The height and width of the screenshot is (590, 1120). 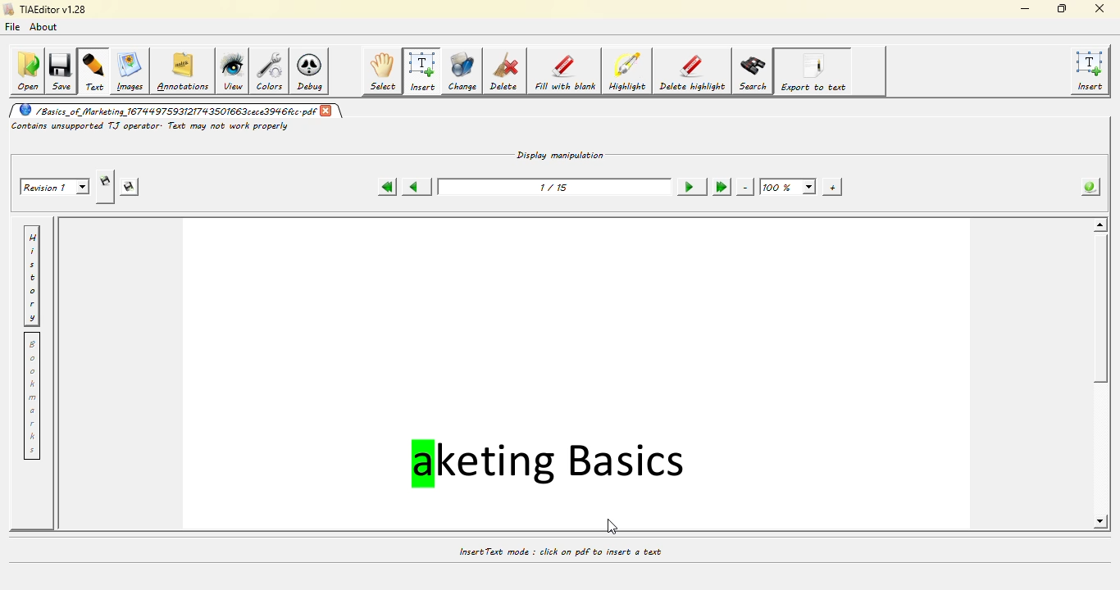 I want to click on previous page, so click(x=415, y=185).